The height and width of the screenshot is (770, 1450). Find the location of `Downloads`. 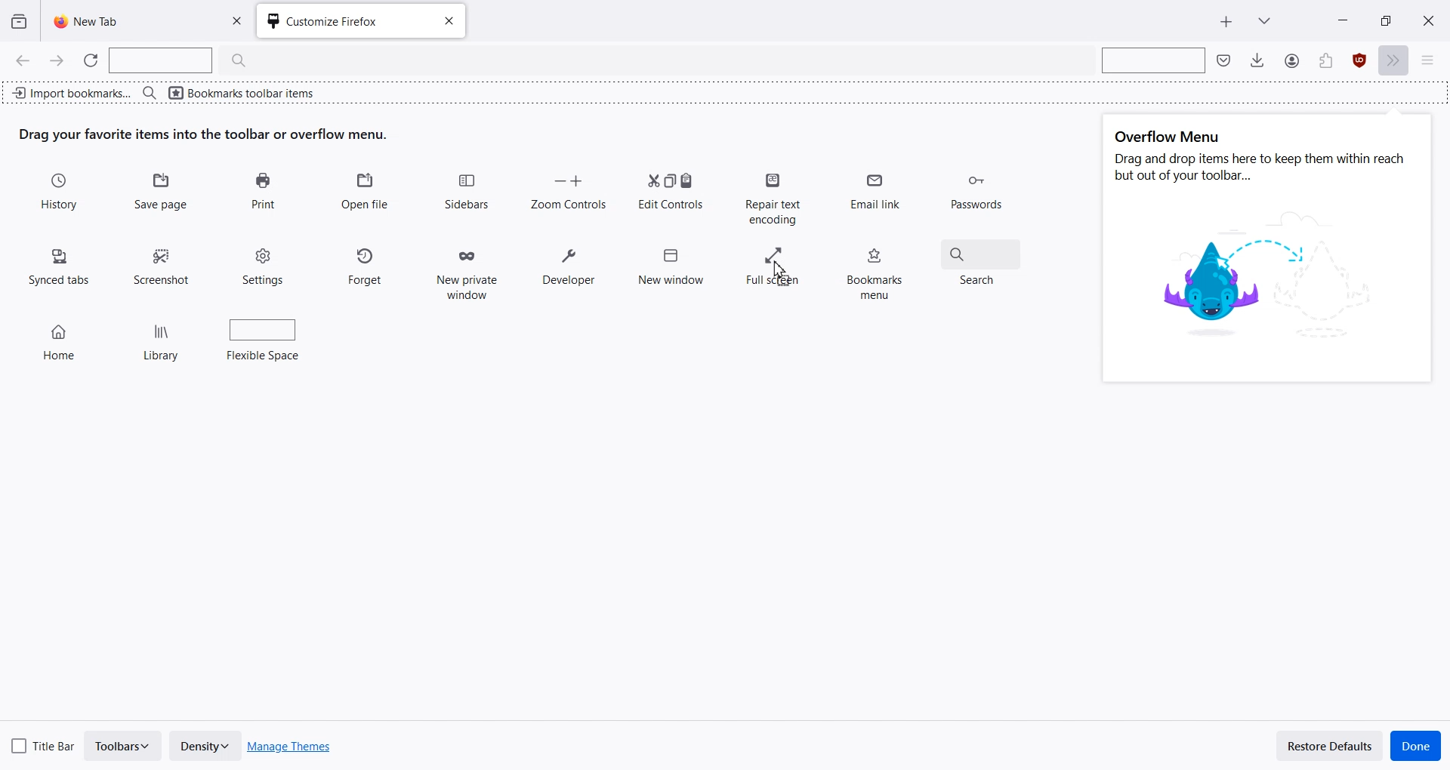

Downloads is located at coordinates (1257, 60).